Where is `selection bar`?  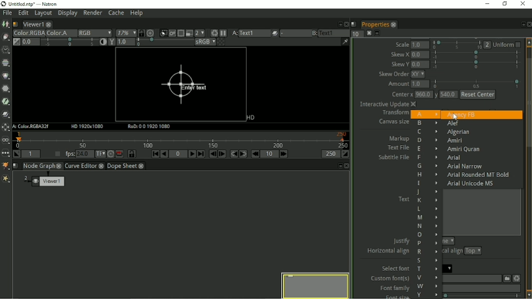
selection bar is located at coordinates (69, 42).